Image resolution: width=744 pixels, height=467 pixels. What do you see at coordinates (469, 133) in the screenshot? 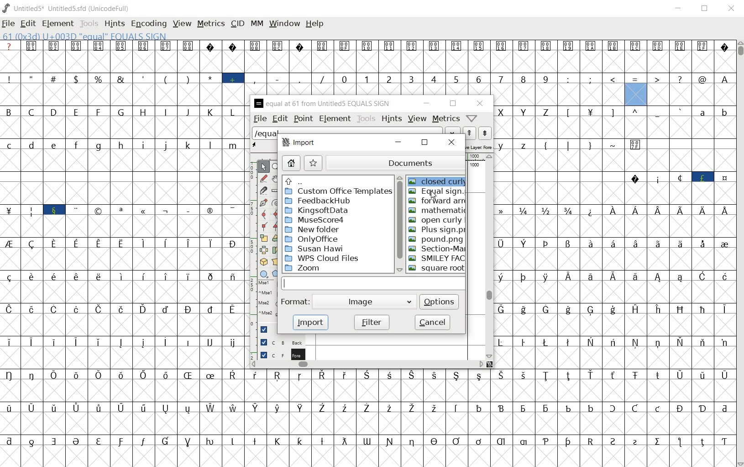
I see `show the next word on the list` at bounding box center [469, 133].